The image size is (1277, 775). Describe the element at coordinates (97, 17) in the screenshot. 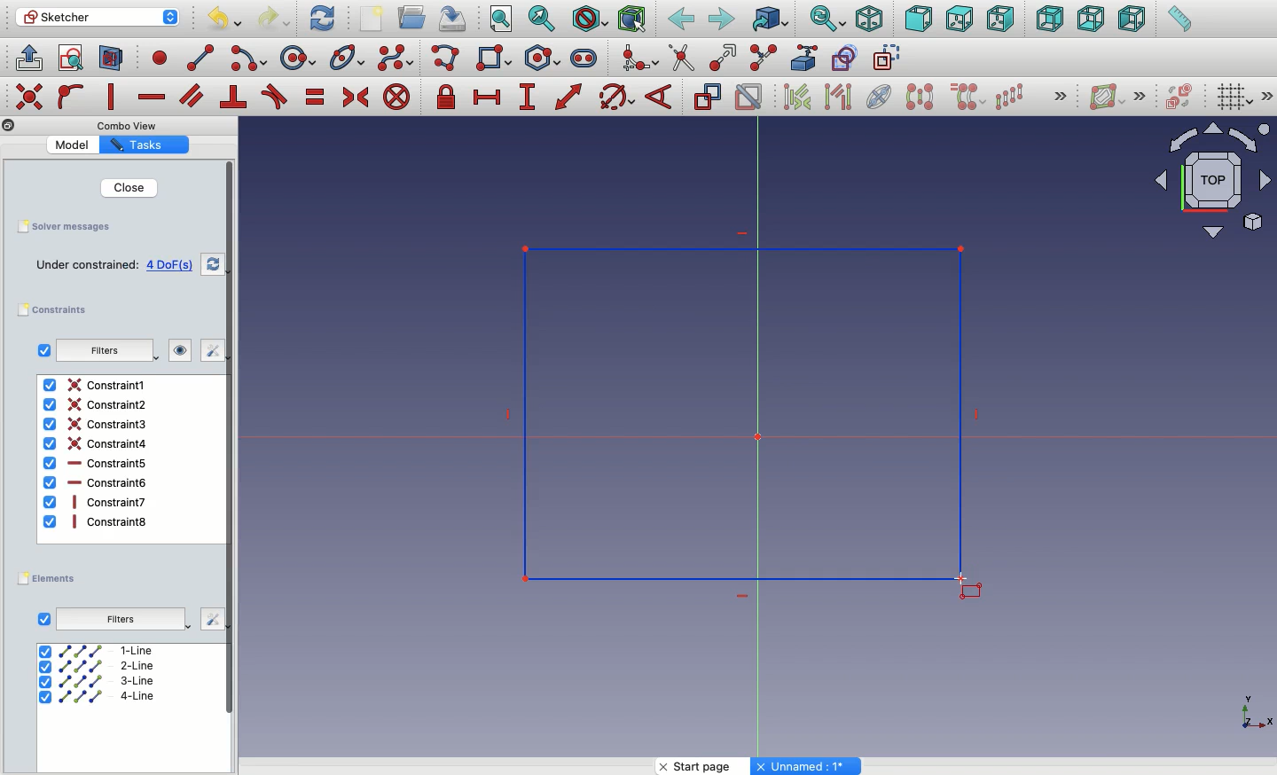

I see `Sketcher - Workbench` at that location.